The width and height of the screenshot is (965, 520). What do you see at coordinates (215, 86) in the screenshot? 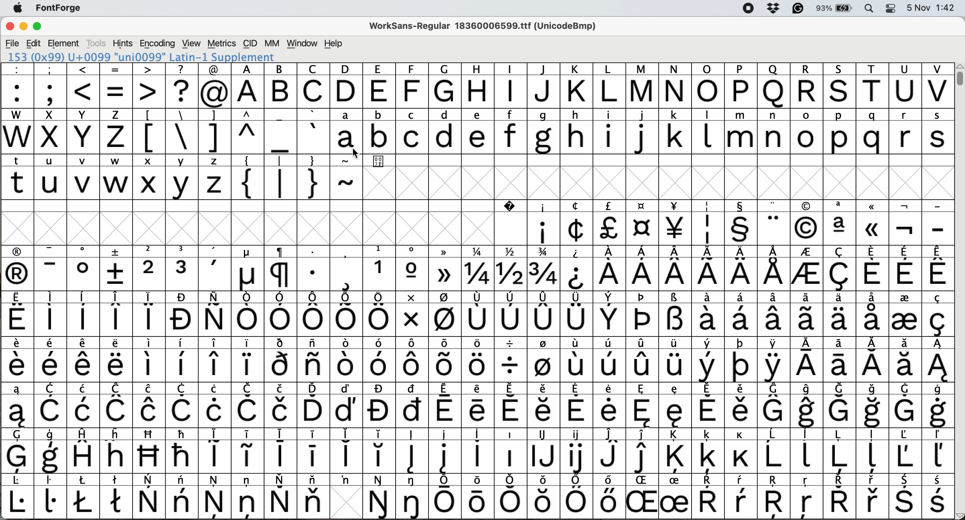
I see `@` at bounding box center [215, 86].